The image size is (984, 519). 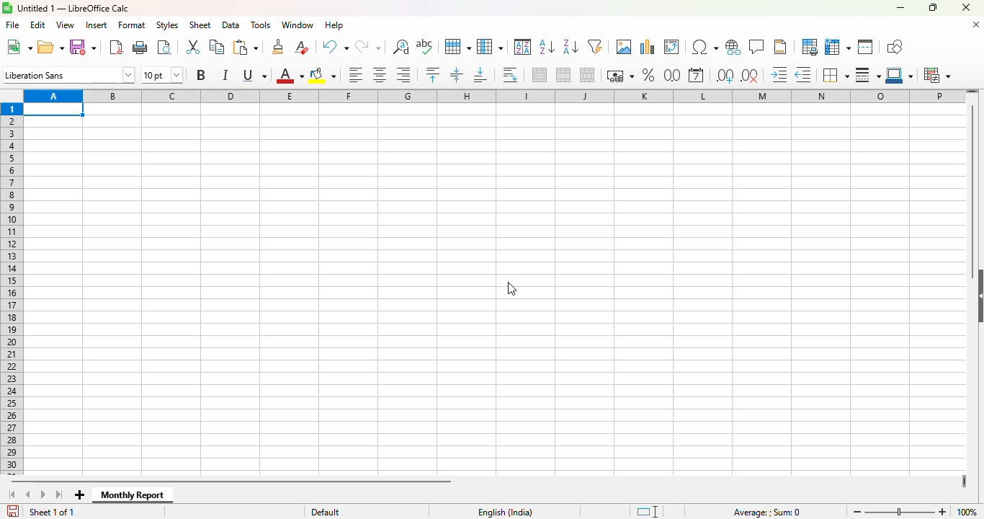 I want to click on redo, so click(x=368, y=47).